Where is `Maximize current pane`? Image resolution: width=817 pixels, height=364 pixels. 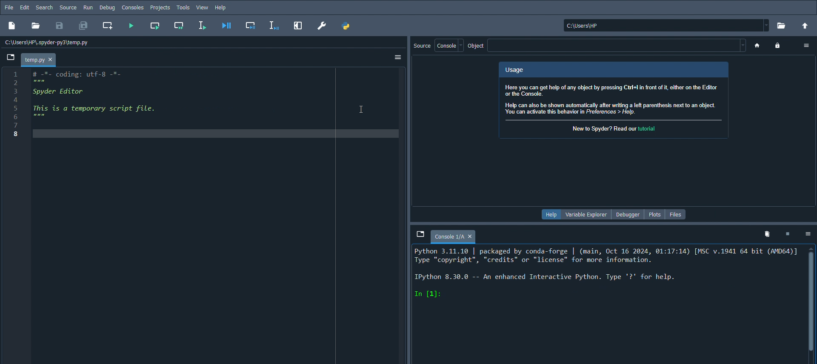
Maximize current pane is located at coordinates (298, 26).